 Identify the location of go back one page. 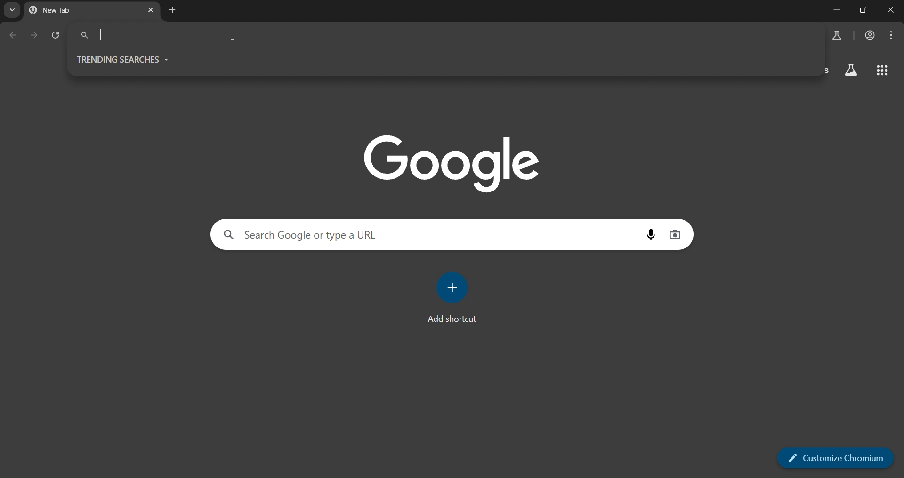
(12, 36).